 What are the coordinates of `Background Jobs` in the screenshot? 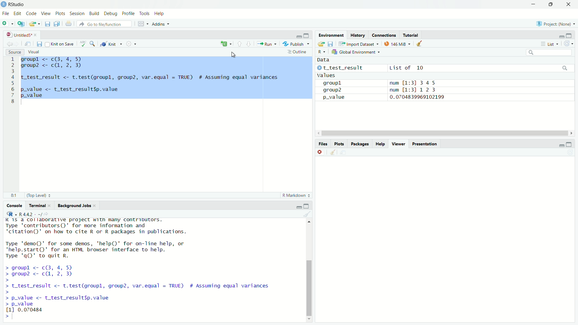 It's located at (77, 206).